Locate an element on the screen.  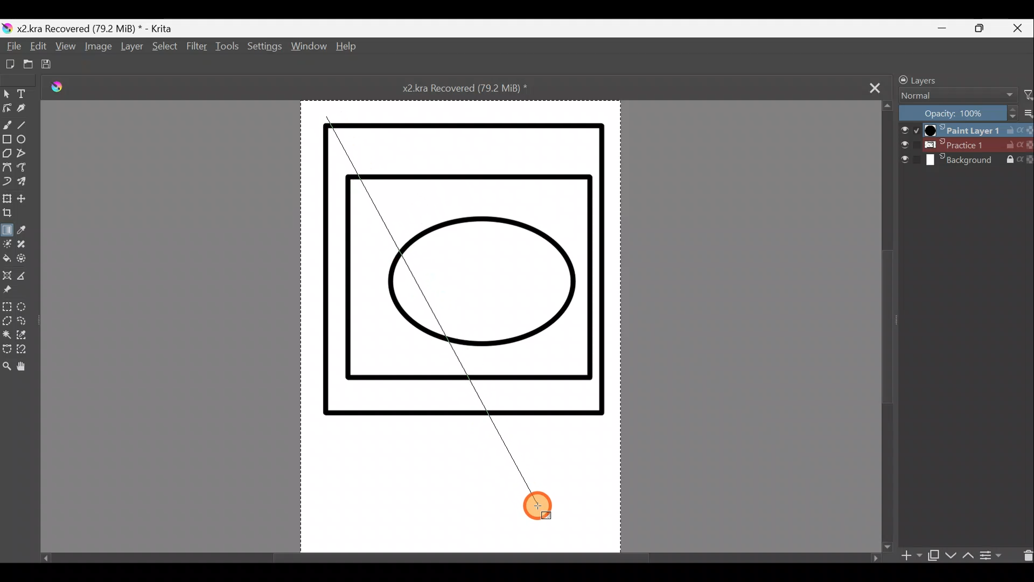
Line tool is located at coordinates (24, 127).